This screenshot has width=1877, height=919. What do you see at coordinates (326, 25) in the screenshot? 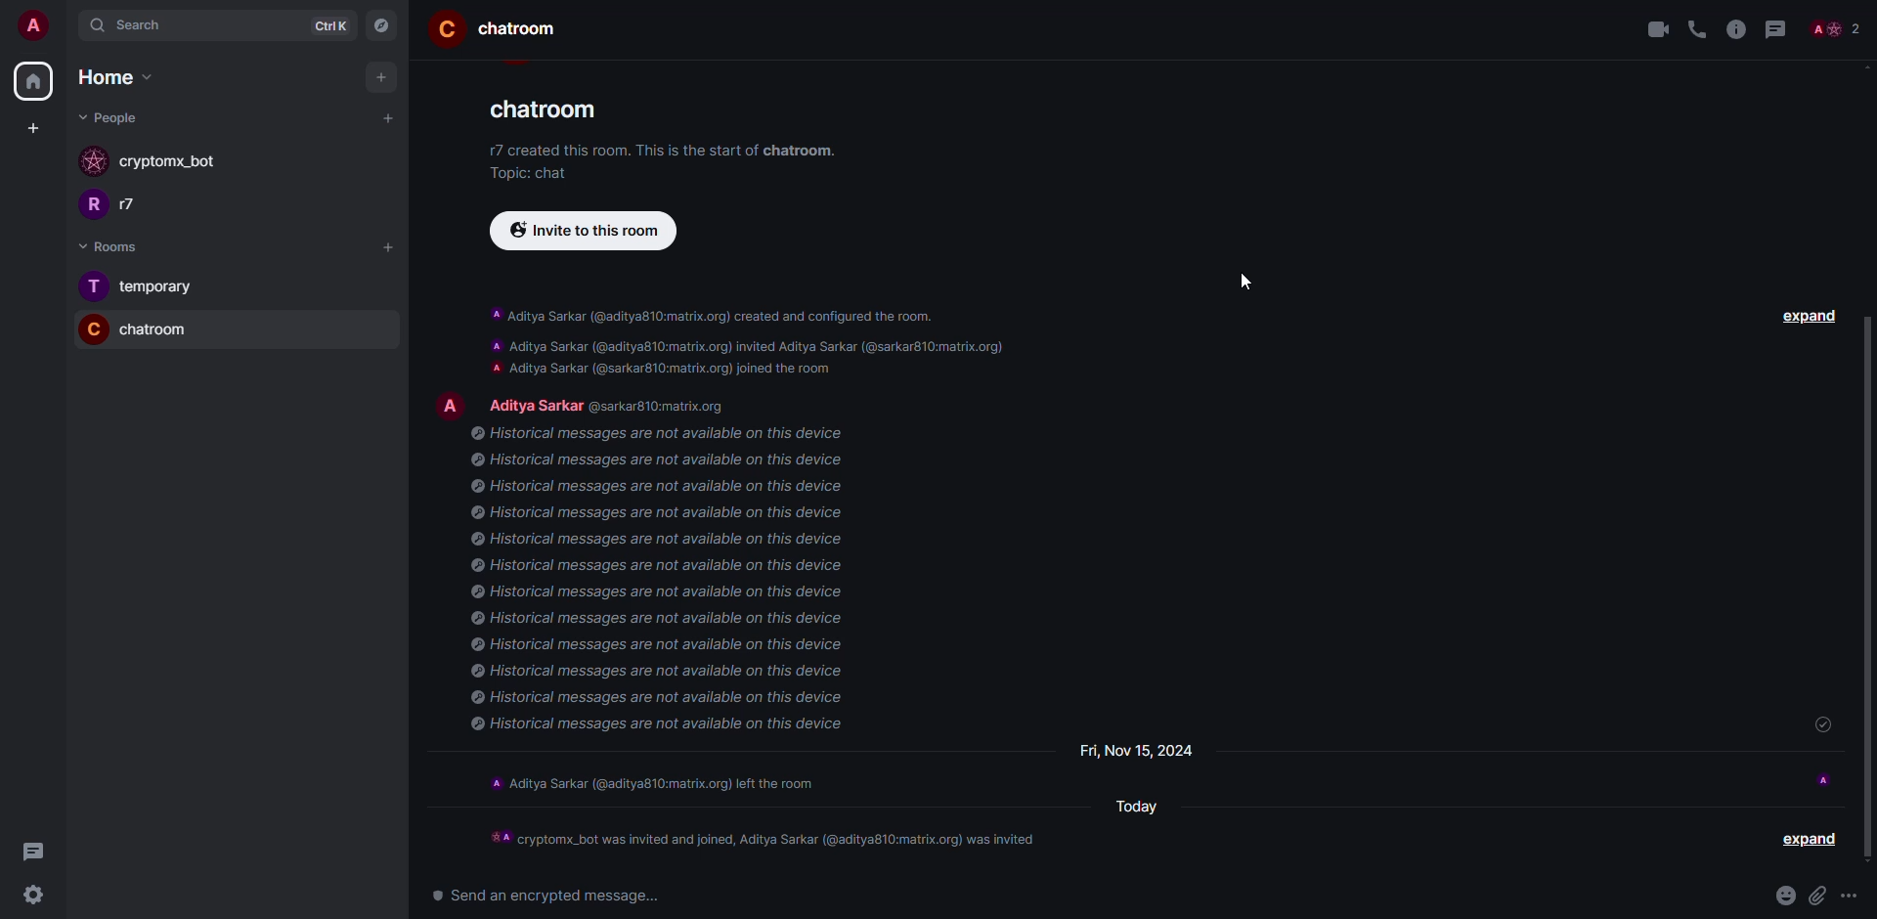
I see `ctrlK` at bounding box center [326, 25].